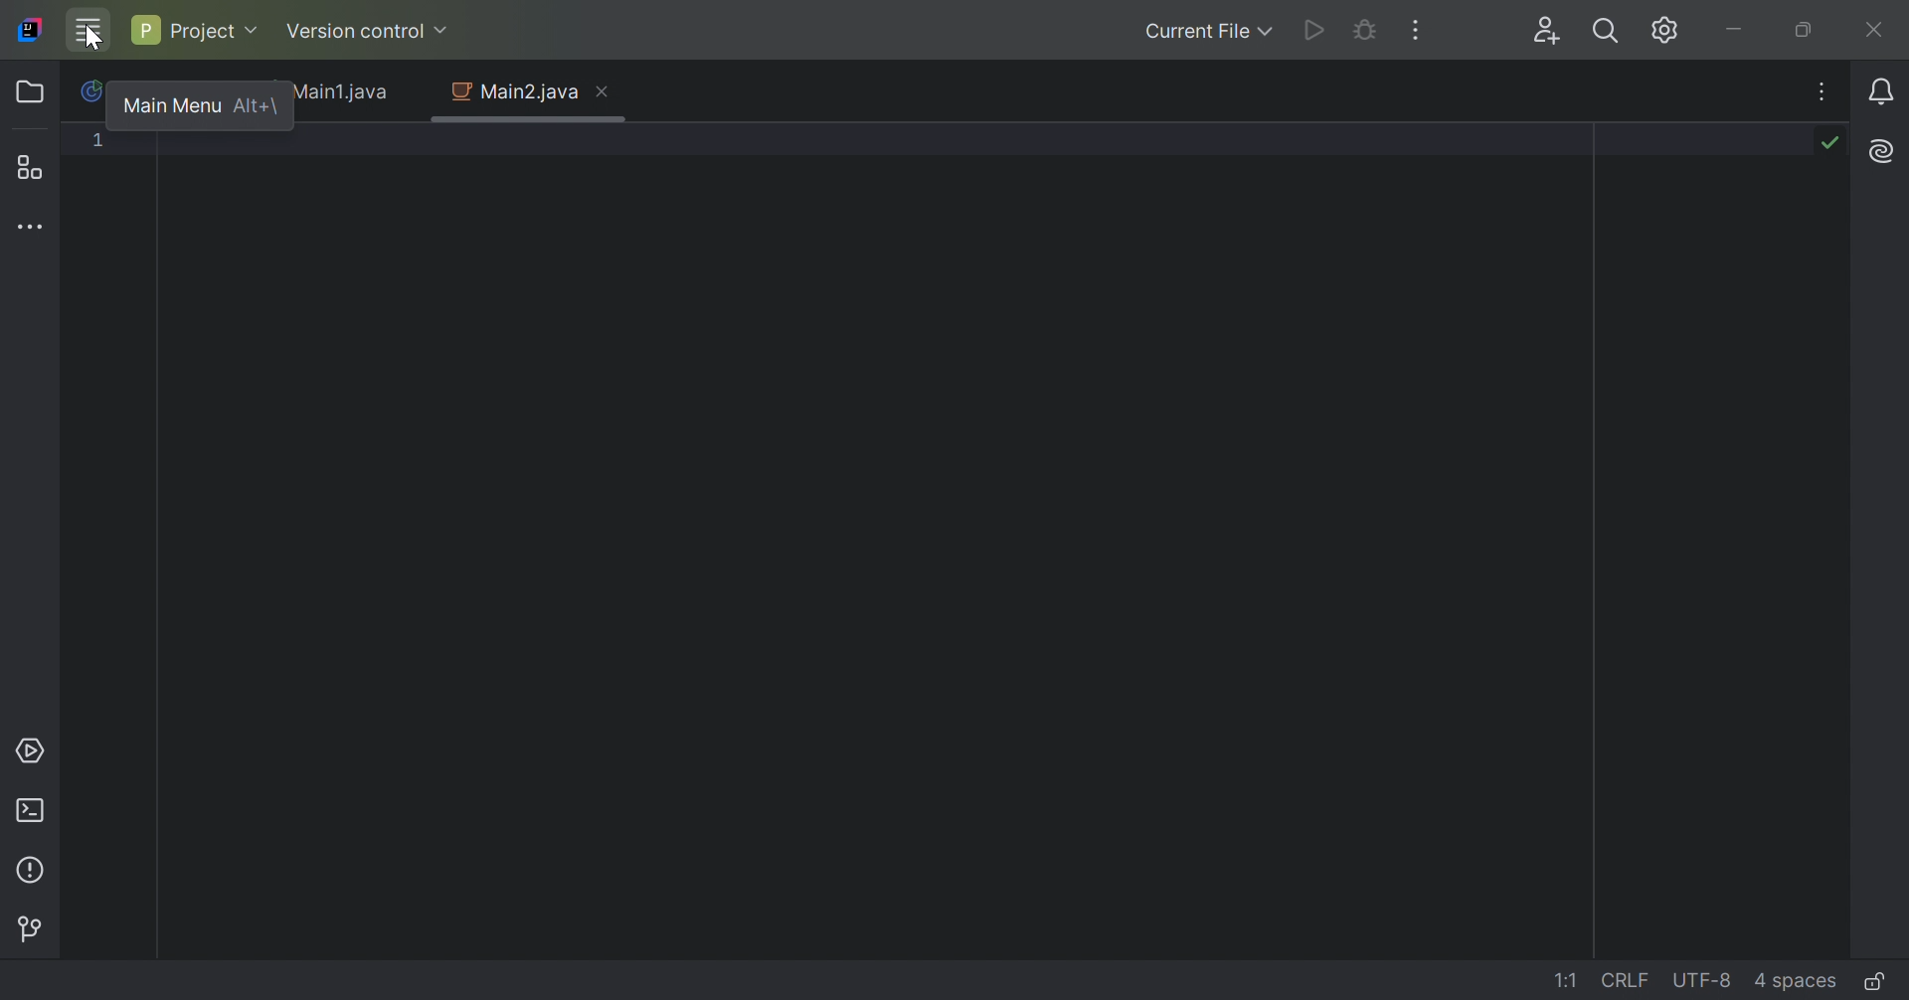 This screenshot has height=1000, width=1909. Describe the element at coordinates (606, 90) in the screenshot. I see `close tab` at that location.